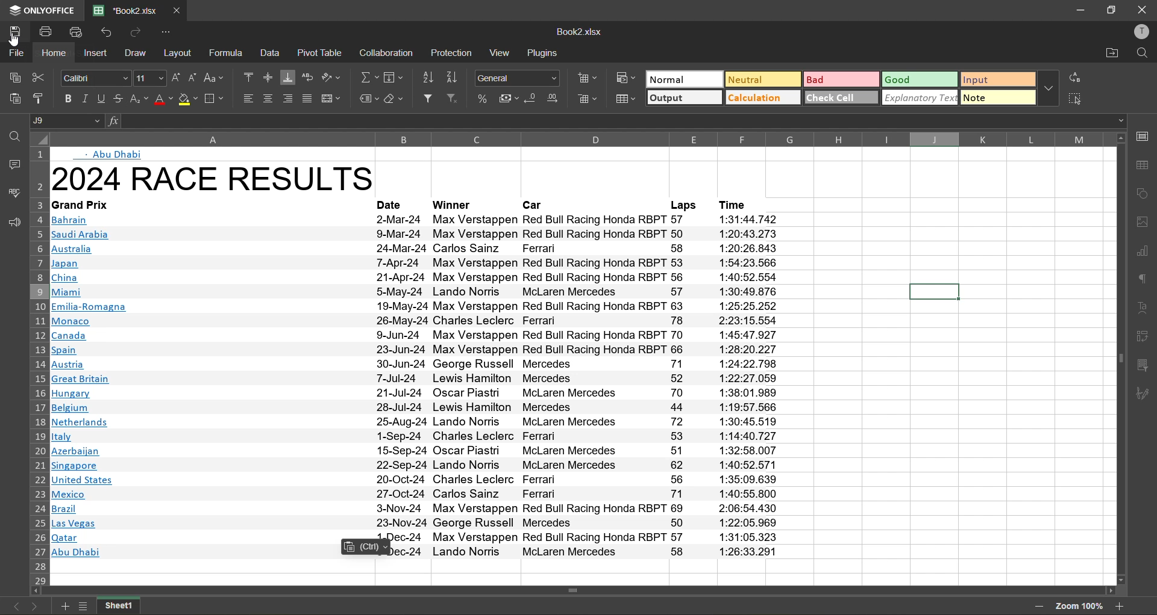 The height and width of the screenshot is (615, 1157). Describe the element at coordinates (368, 97) in the screenshot. I see `named ranges` at that location.